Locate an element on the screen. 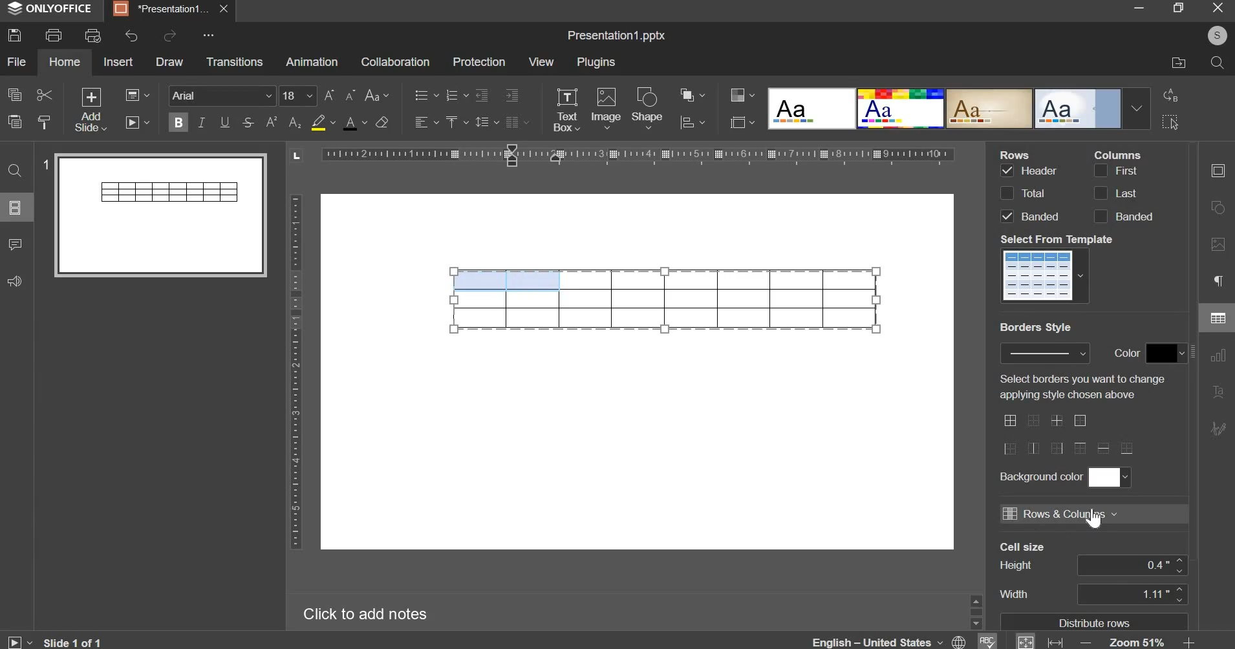 This screenshot has width=1235, height=649. Select From Templete is located at coordinates (1058, 239).